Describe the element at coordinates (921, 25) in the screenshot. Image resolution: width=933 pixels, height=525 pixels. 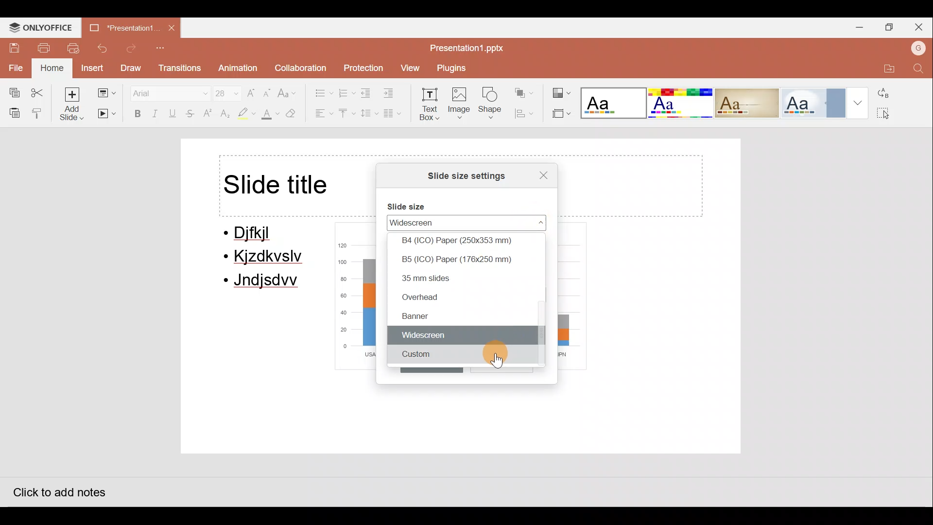
I see `Close` at that location.